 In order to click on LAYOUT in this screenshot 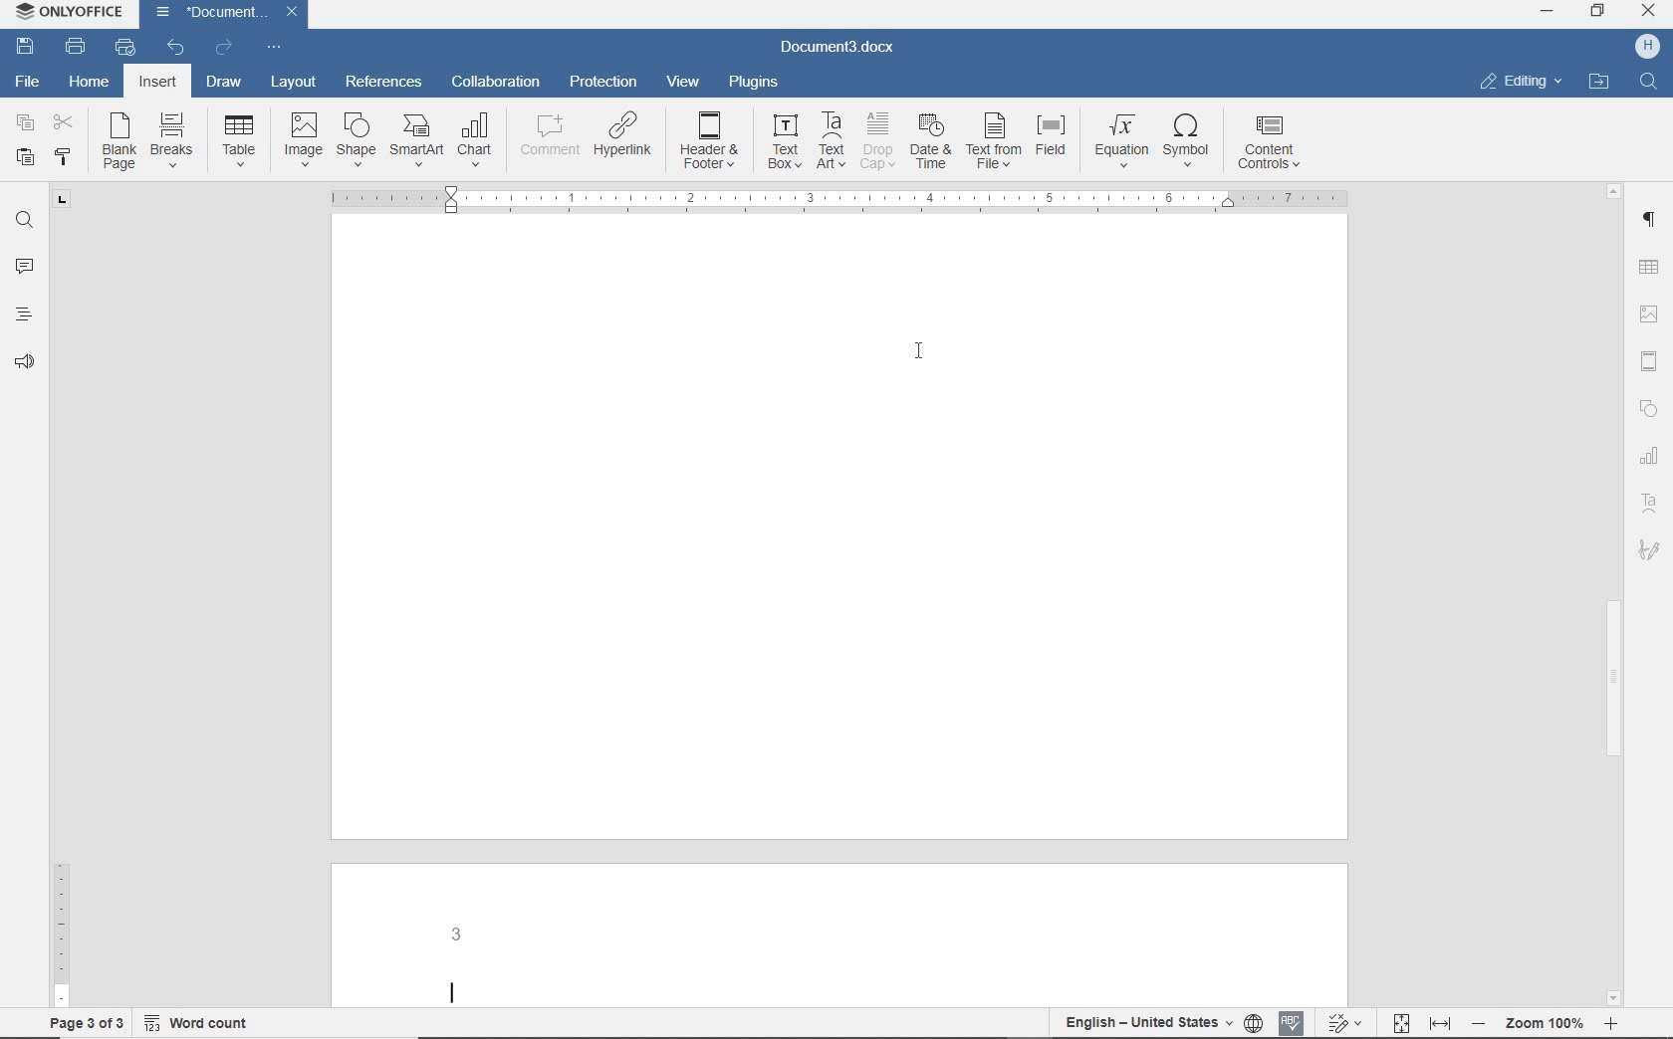, I will do `click(289, 84)`.